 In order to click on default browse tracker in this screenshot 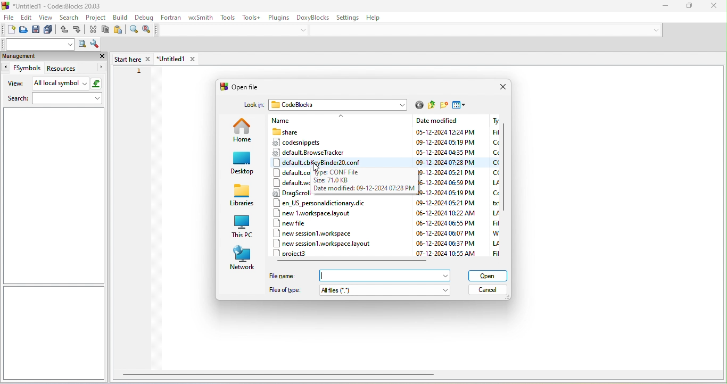, I will do `click(323, 153)`.